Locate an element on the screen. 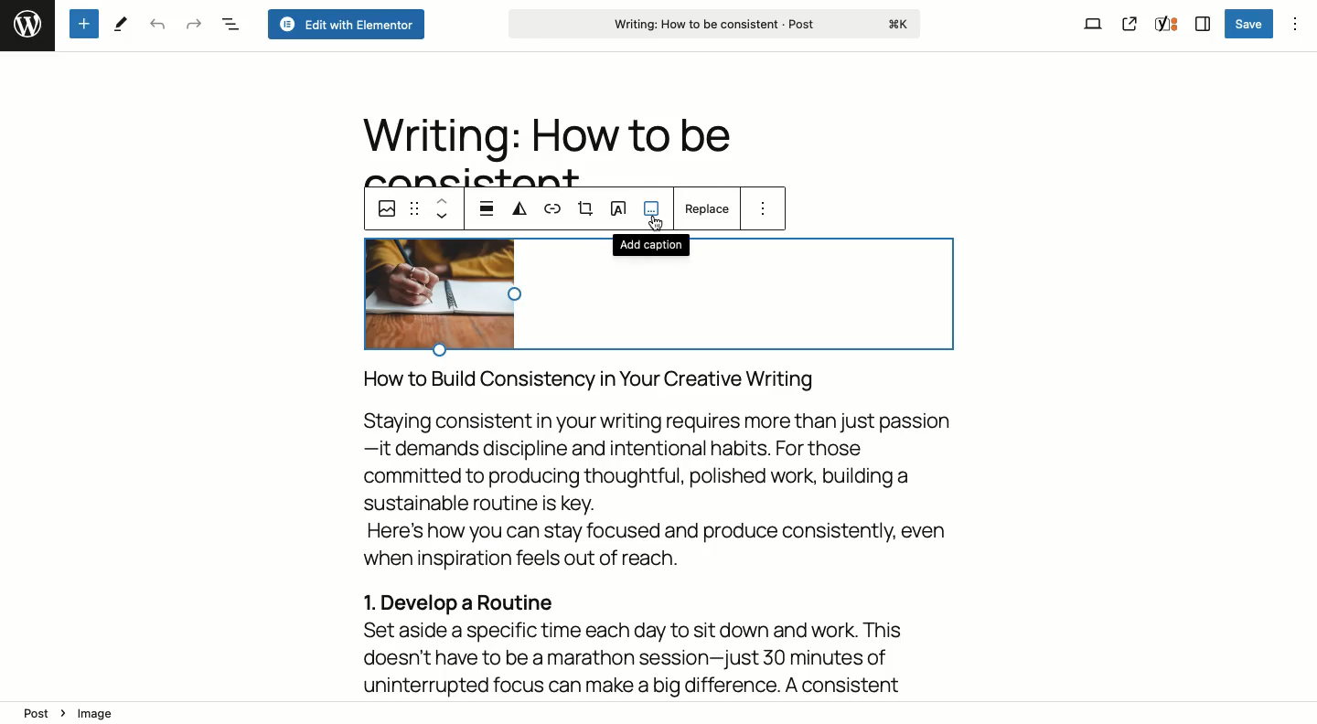  cursor is located at coordinates (656, 219).